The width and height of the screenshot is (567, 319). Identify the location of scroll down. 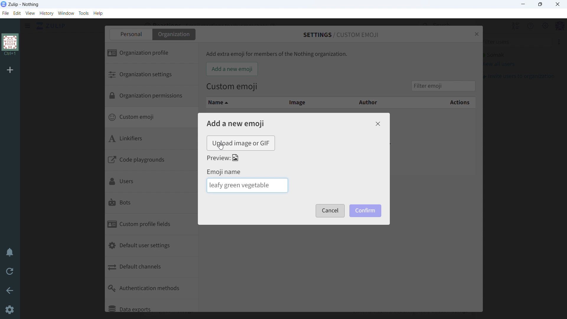
(563, 316).